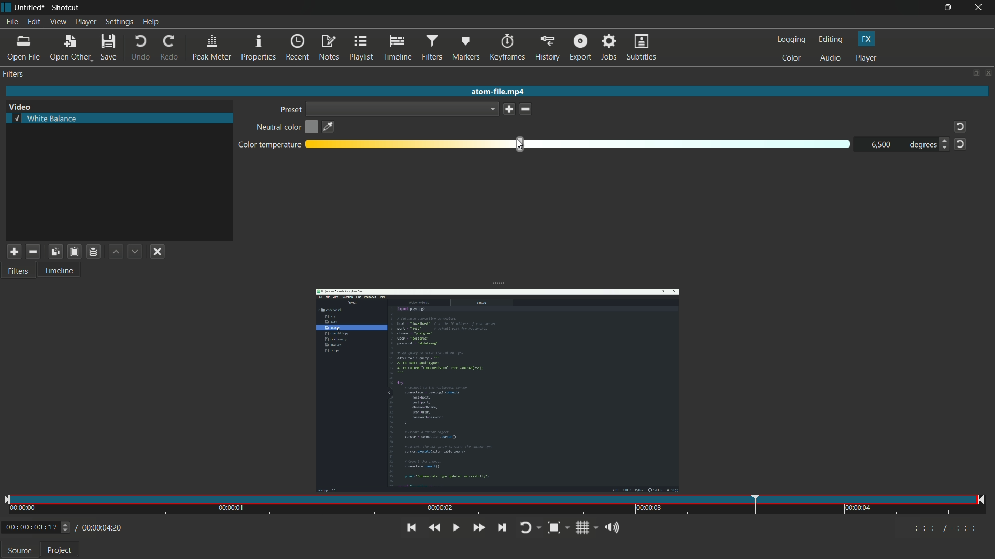 This screenshot has height=559, width=995. I want to click on notes, so click(329, 48).